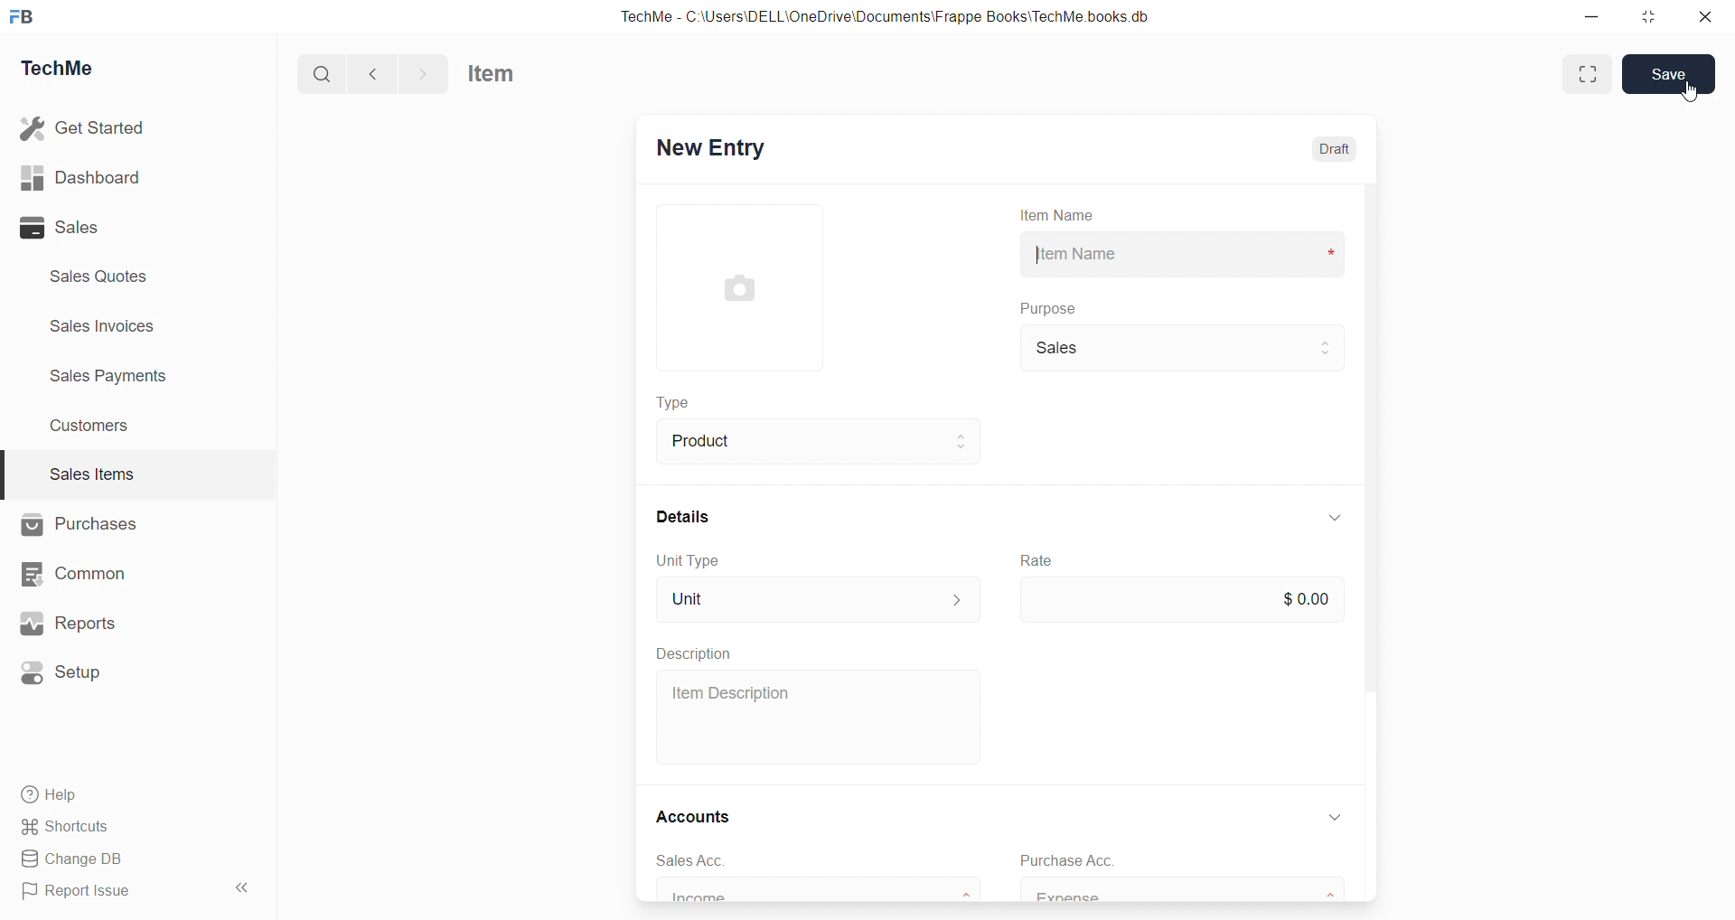  What do you see at coordinates (63, 66) in the screenshot?
I see `TechMe` at bounding box center [63, 66].